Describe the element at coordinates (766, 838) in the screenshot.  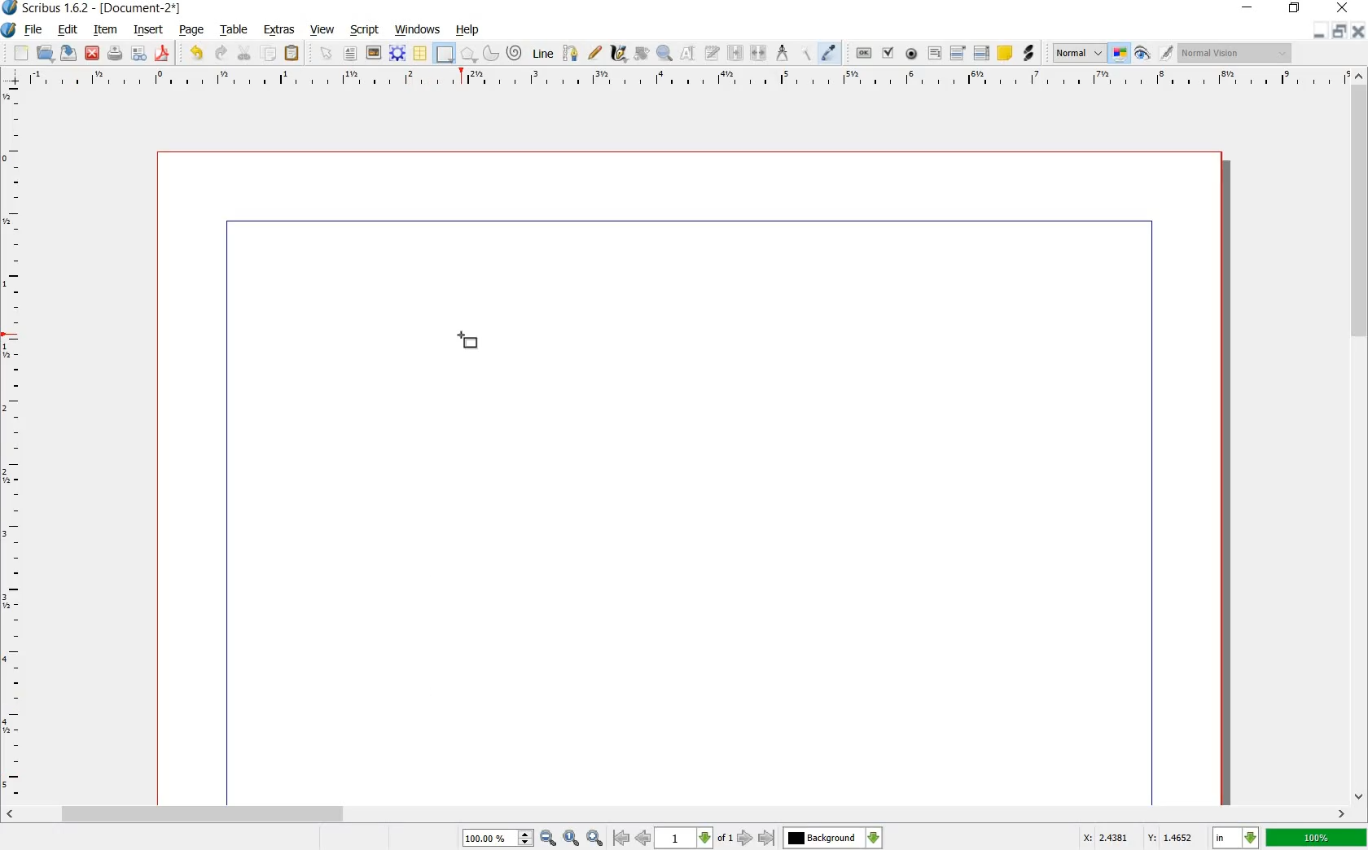
I see `go to last page` at that location.